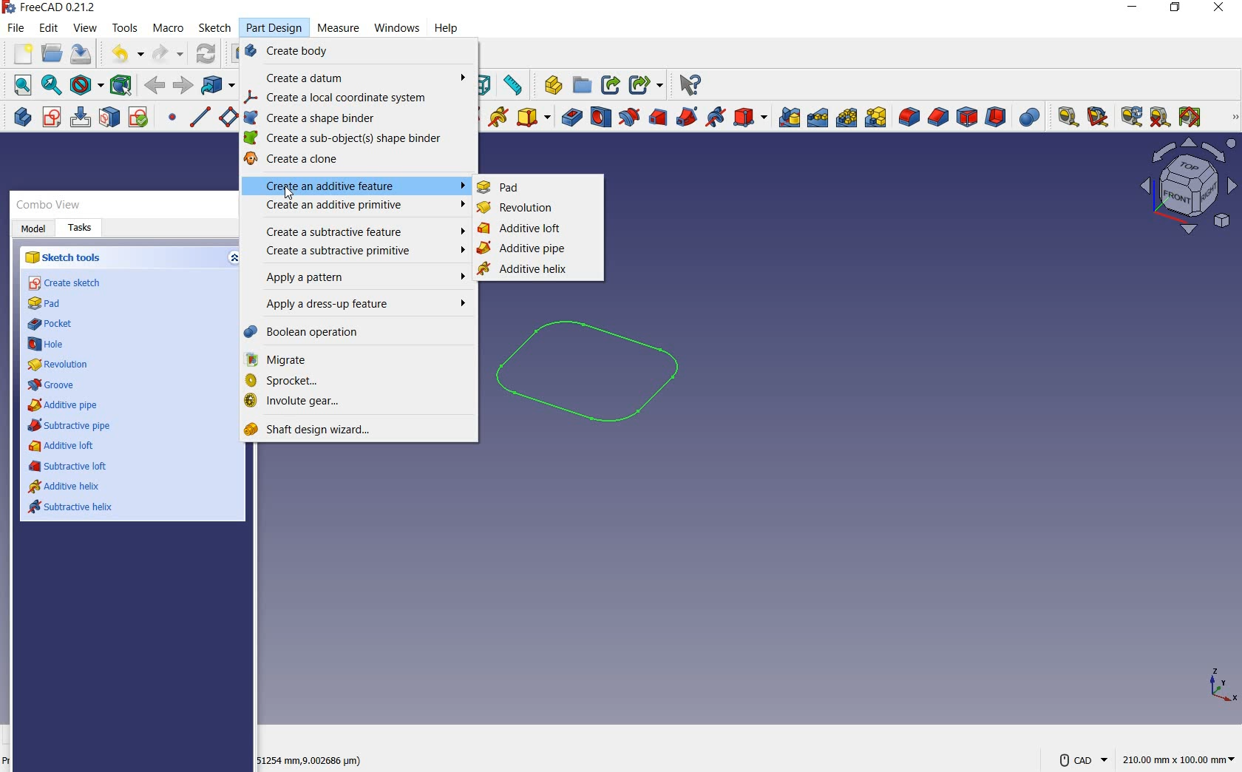 The height and width of the screenshot is (772, 1242). I want to click on minimize, so click(1134, 7).